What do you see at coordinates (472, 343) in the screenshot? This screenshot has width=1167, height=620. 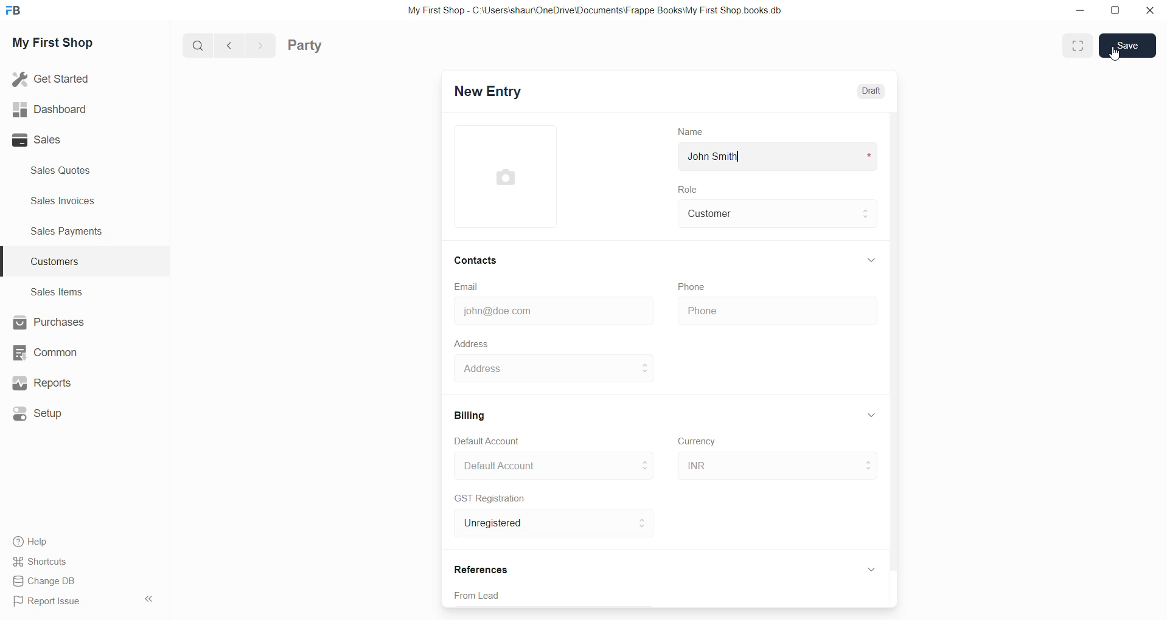 I see `Address` at bounding box center [472, 343].